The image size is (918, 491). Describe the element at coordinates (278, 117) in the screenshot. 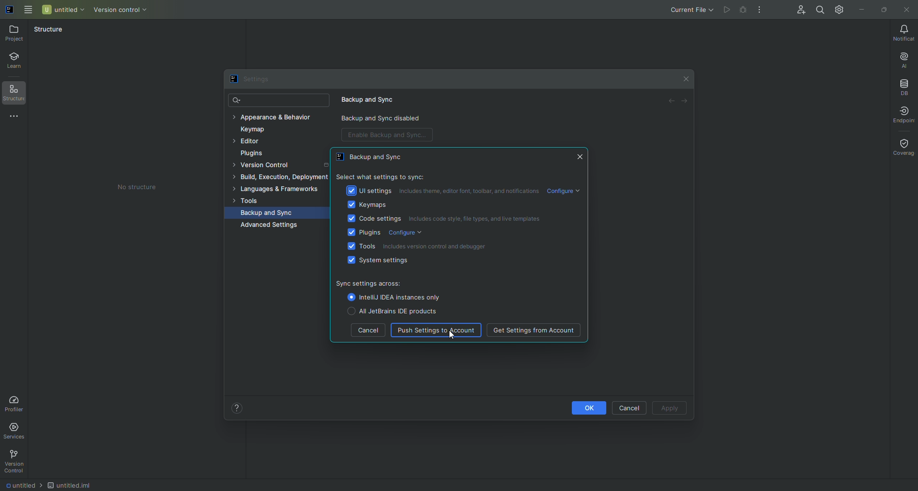

I see `Appearance and Behavior` at that location.